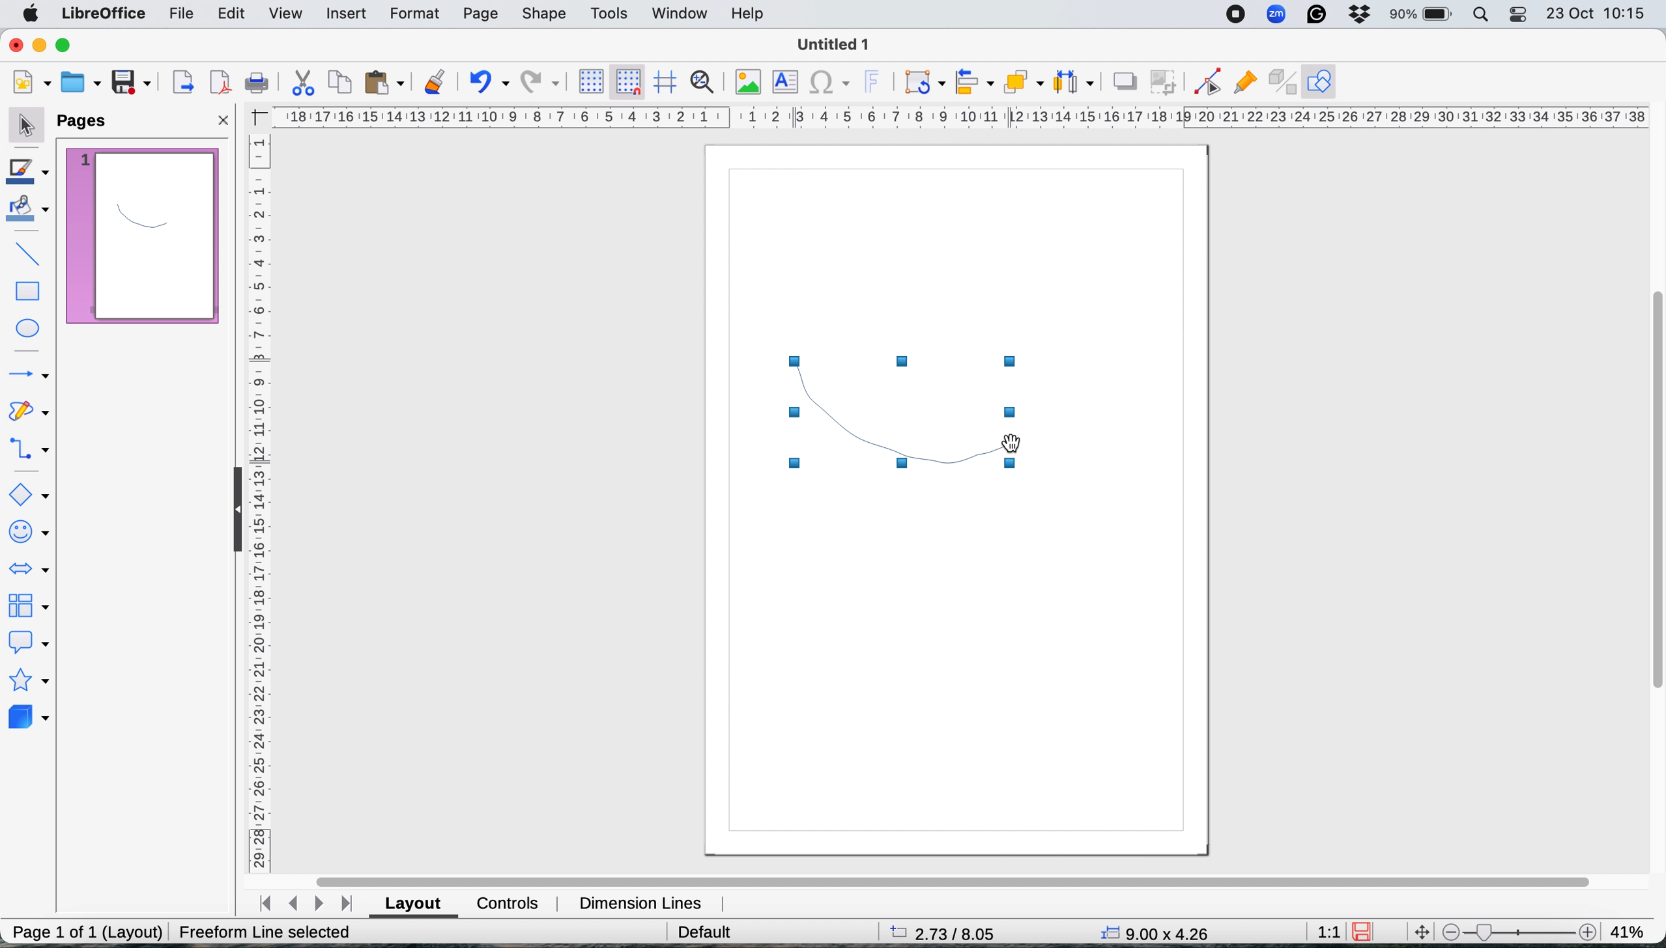 Image resolution: width=1666 pixels, height=948 pixels. I want to click on collapse, so click(231, 517).